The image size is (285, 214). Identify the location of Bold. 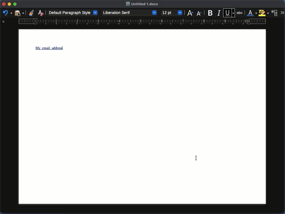
(210, 13).